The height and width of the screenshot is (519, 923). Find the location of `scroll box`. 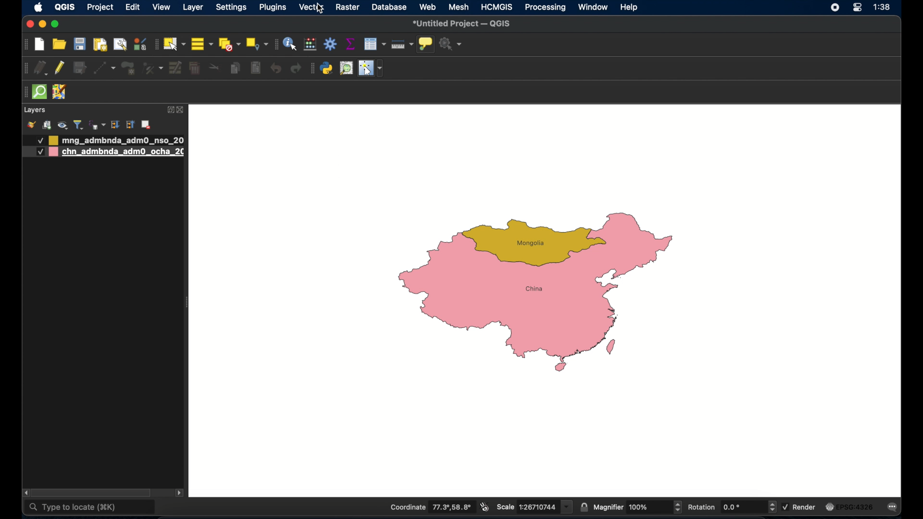

scroll box is located at coordinates (94, 492).